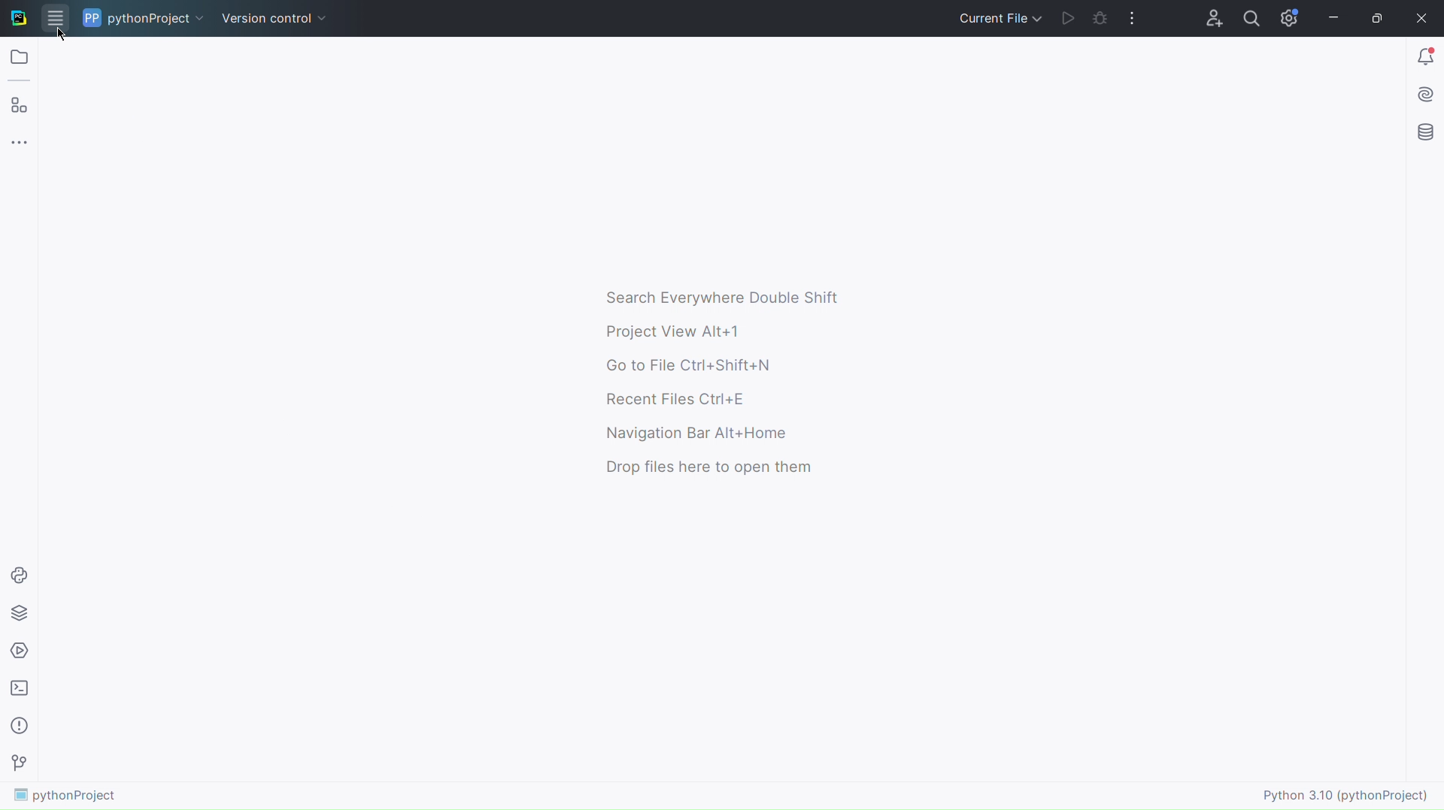 This screenshot has height=810, width=1444. Describe the element at coordinates (708, 466) in the screenshot. I see `Drop files here to open them` at that location.